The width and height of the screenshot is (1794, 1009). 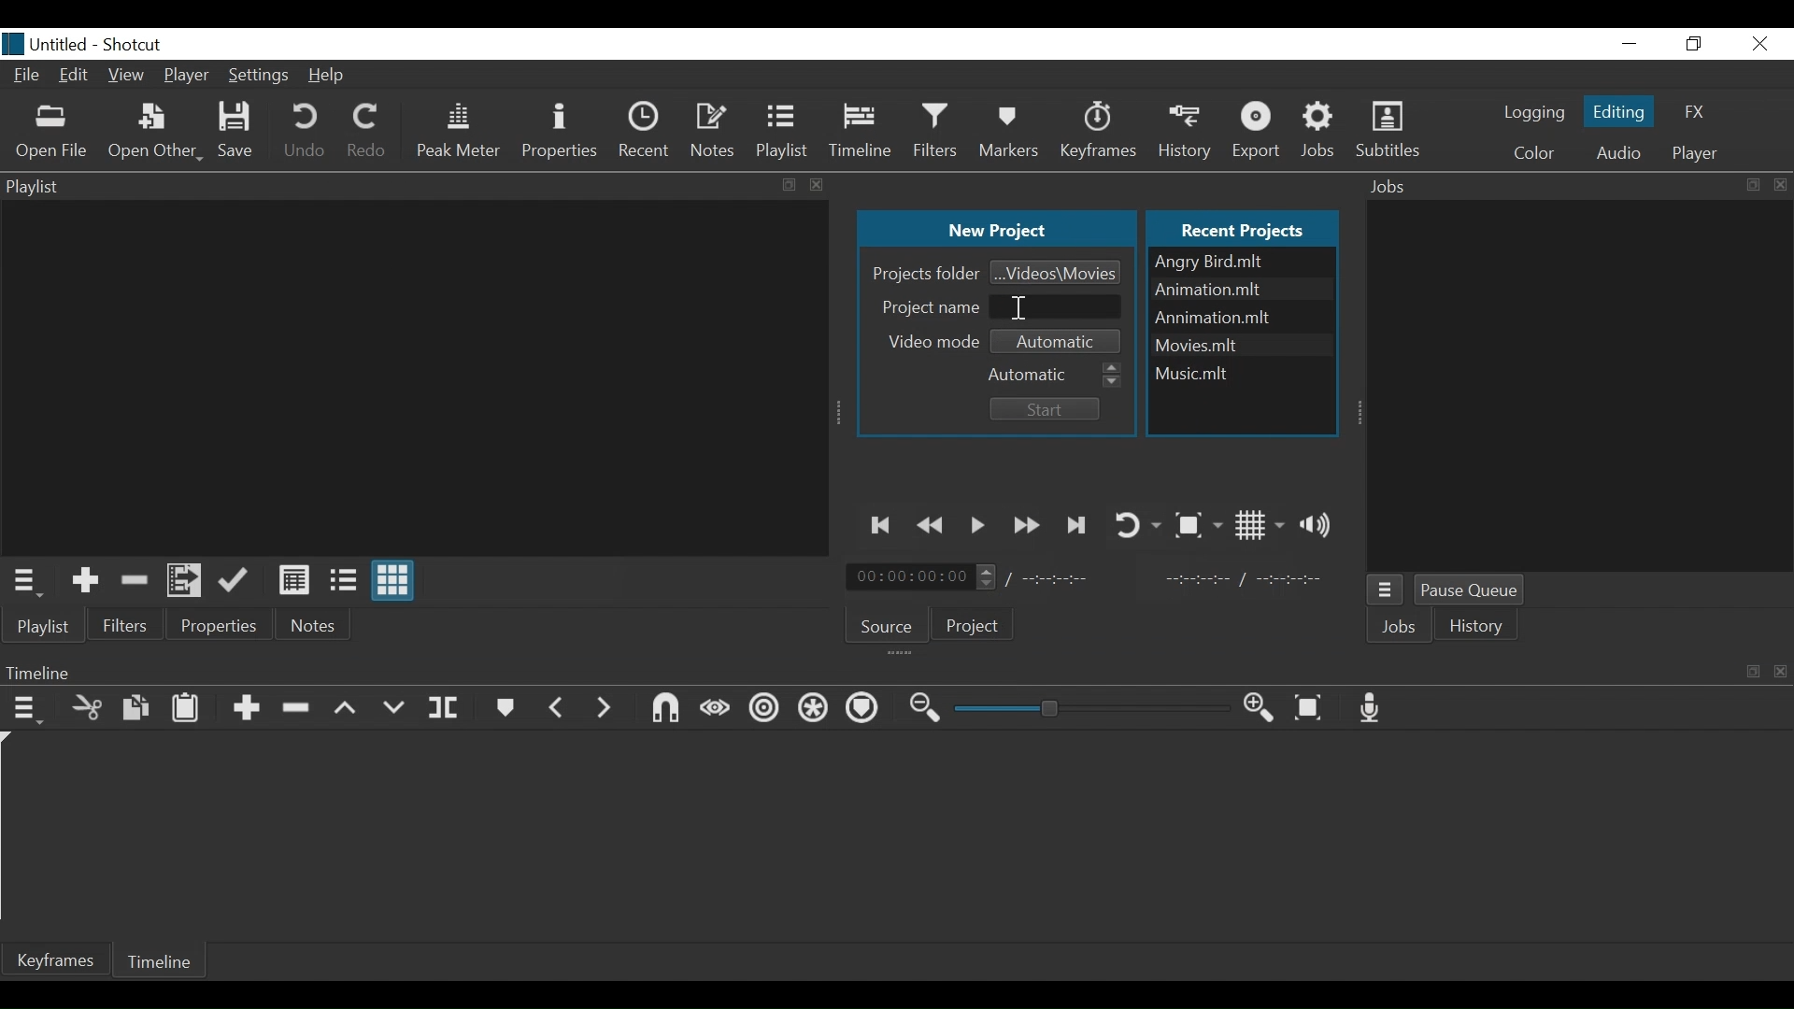 What do you see at coordinates (237, 132) in the screenshot?
I see `Save` at bounding box center [237, 132].